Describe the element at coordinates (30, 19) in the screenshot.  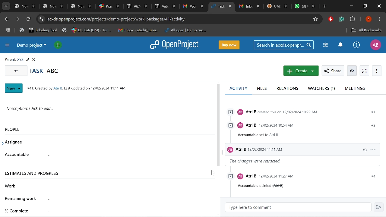
I see `Refresh` at that location.